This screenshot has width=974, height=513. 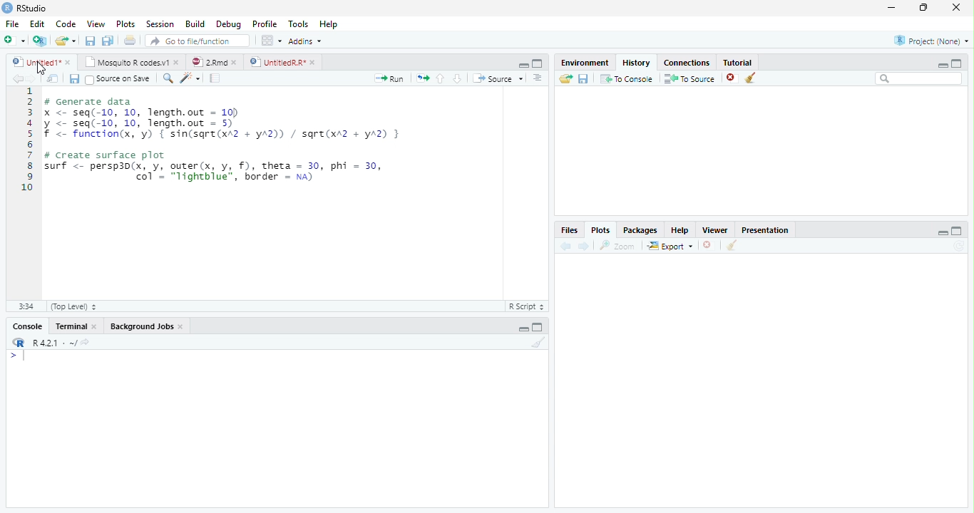 What do you see at coordinates (584, 246) in the screenshot?
I see `Next plot` at bounding box center [584, 246].